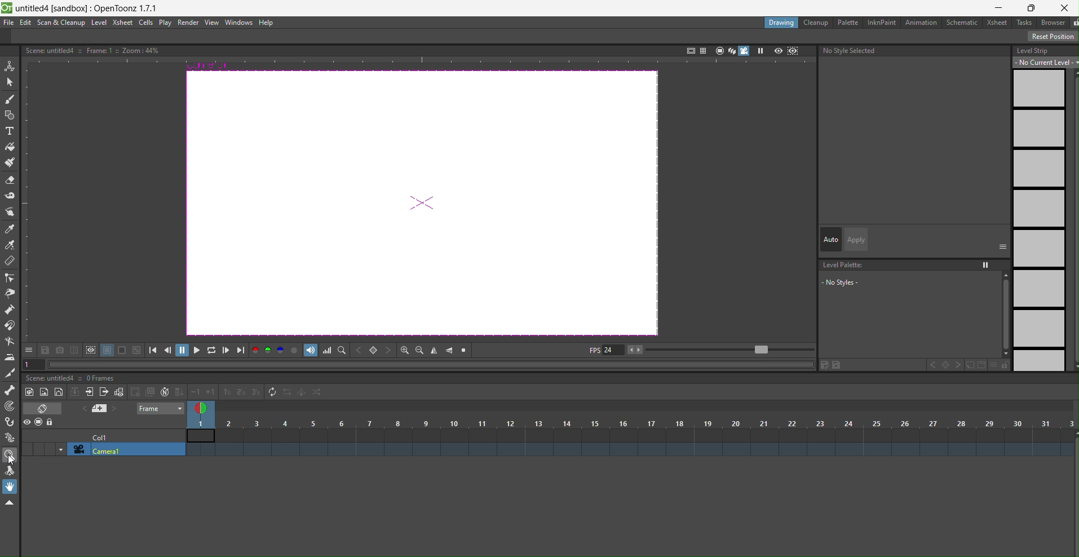  Describe the element at coordinates (28, 392) in the screenshot. I see `raster toonz level` at that location.